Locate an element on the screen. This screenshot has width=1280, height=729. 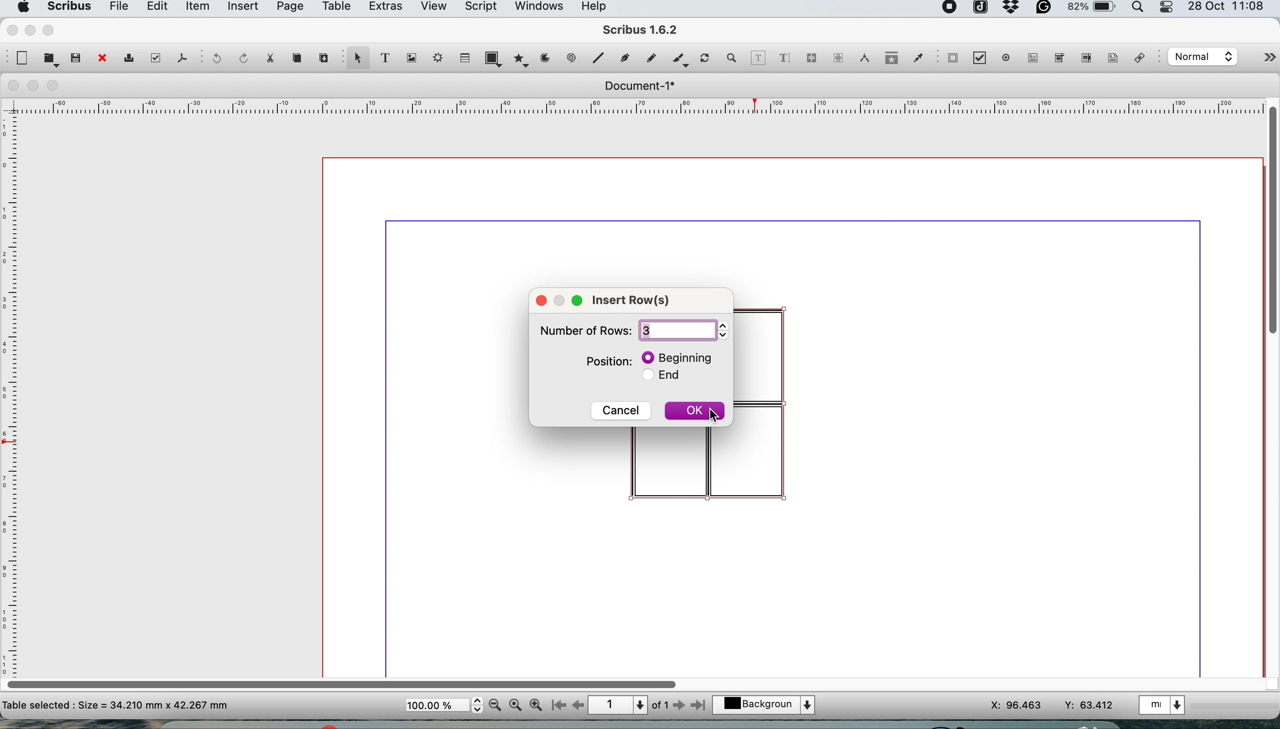
pdf combo box is located at coordinates (1057, 61).